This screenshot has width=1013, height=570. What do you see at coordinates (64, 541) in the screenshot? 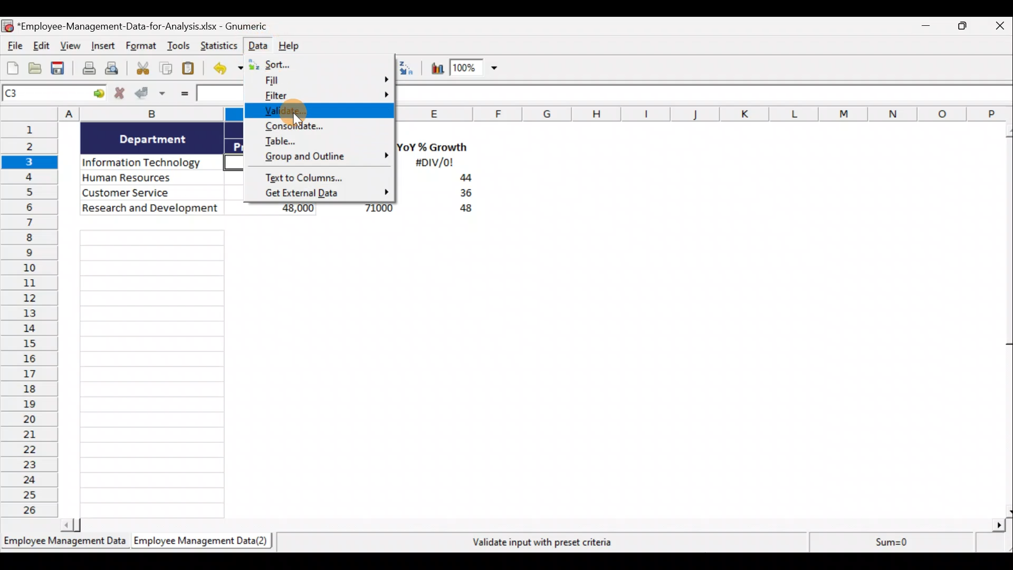
I see `Employee Management Data` at bounding box center [64, 541].